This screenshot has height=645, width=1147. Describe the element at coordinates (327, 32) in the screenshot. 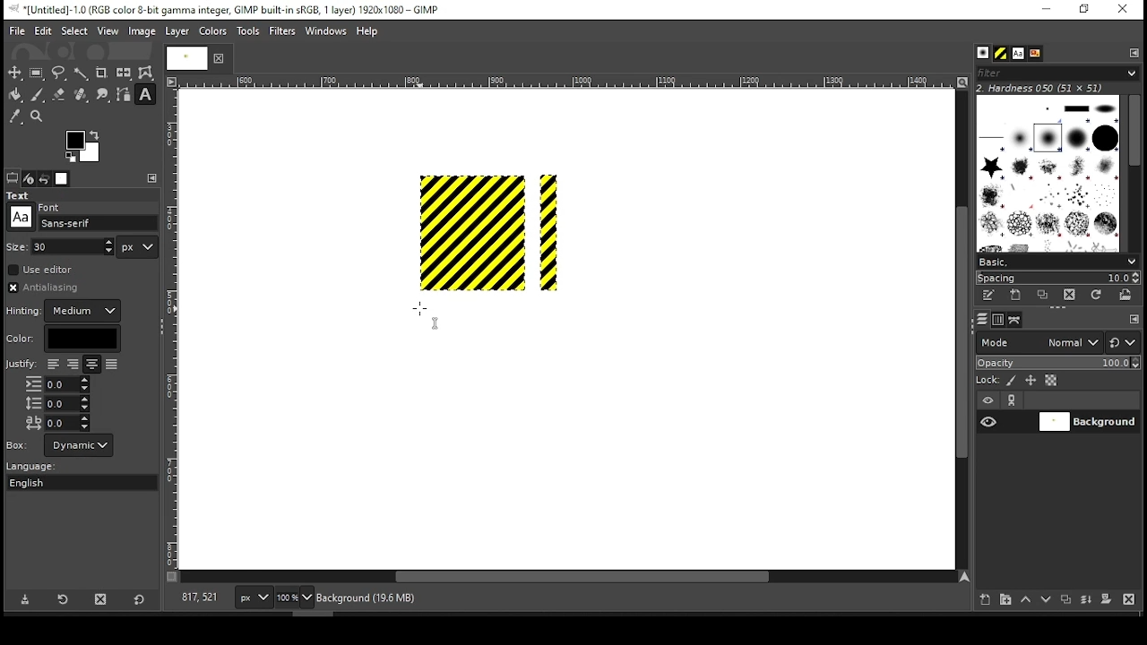

I see `windows` at that location.